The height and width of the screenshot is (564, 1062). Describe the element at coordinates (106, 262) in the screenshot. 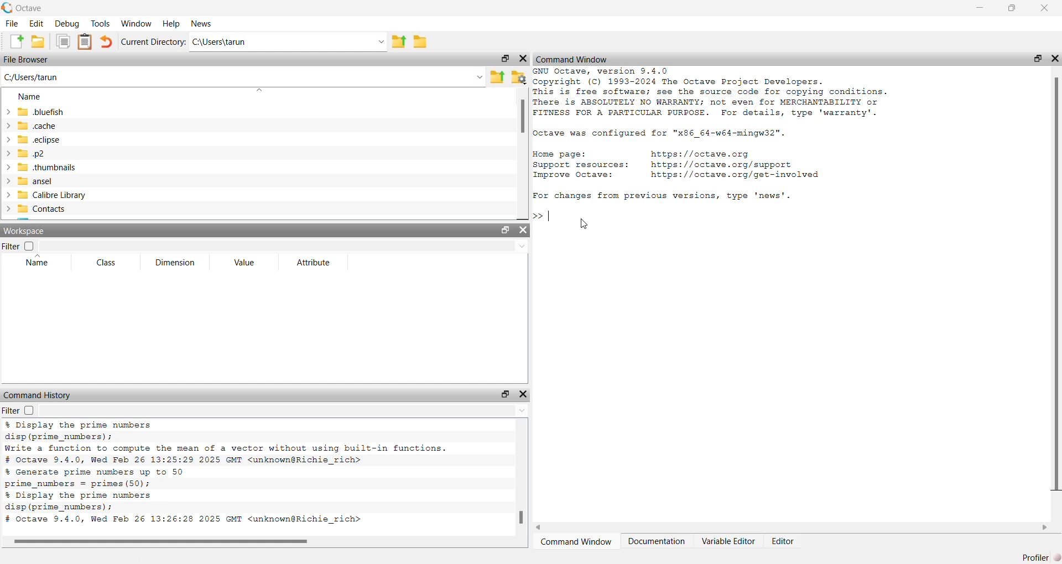

I see `Class` at that location.